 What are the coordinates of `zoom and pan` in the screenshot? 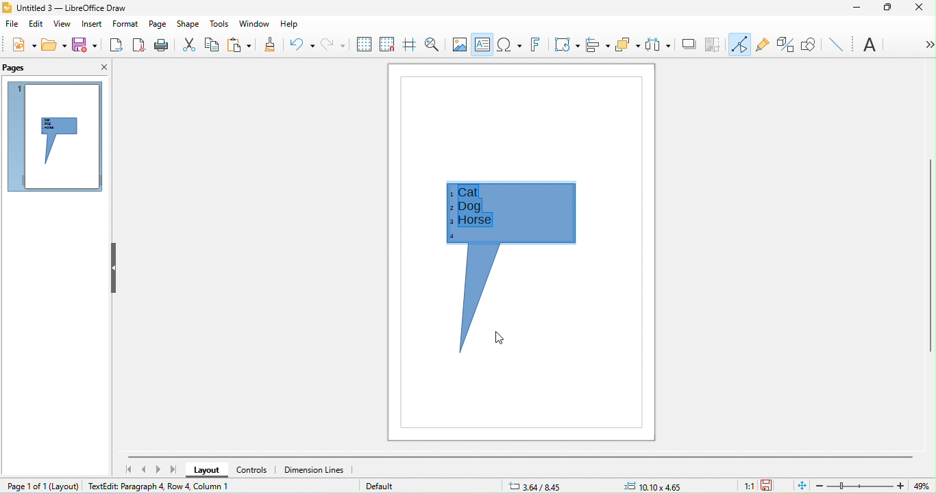 It's located at (434, 45).